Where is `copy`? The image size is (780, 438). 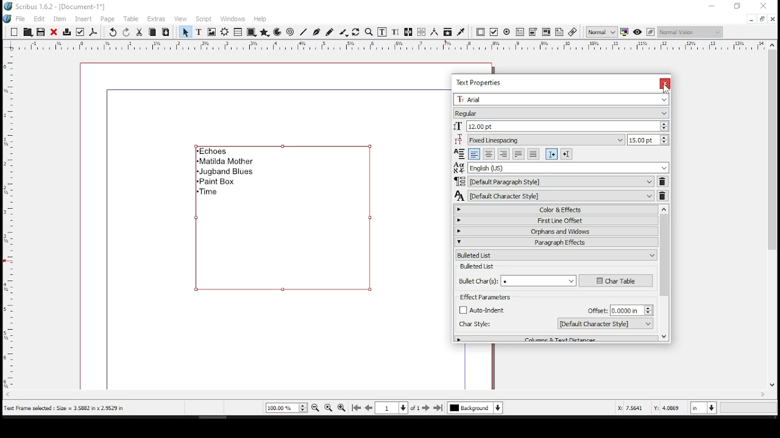
copy is located at coordinates (153, 32).